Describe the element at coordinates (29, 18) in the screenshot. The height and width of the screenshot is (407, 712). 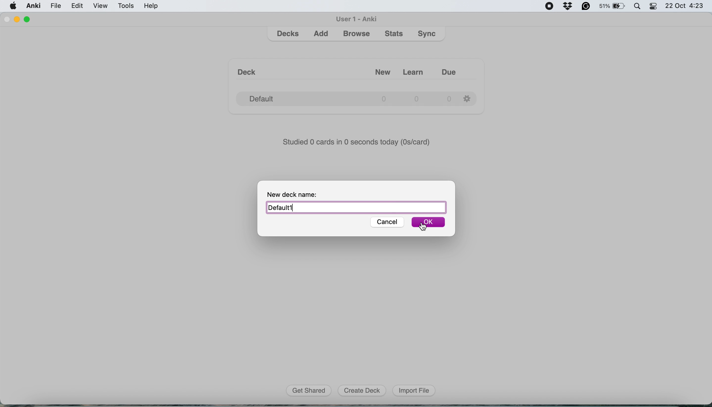
I see `maximise` at that location.